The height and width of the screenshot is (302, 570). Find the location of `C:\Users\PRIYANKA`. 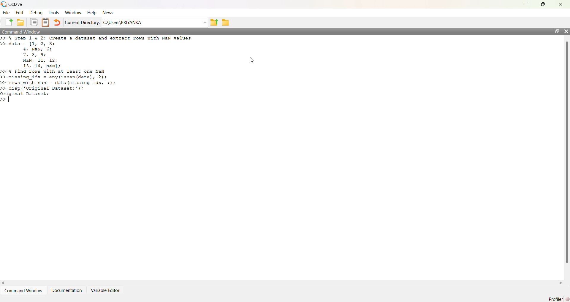

C:\Users\PRIYANKA is located at coordinates (122, 22).